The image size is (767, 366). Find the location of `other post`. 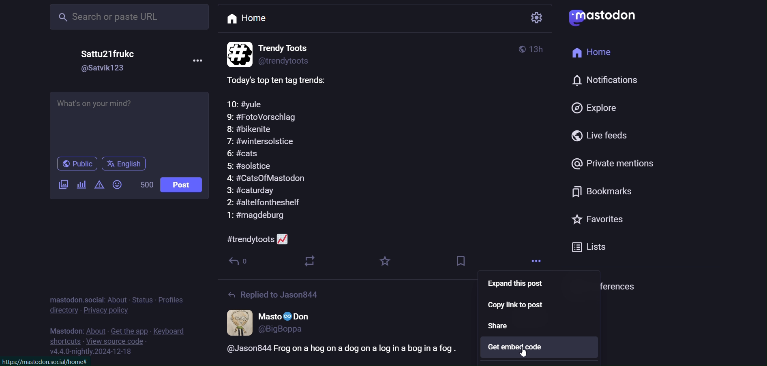

other post is located at coordinates (337, 352).